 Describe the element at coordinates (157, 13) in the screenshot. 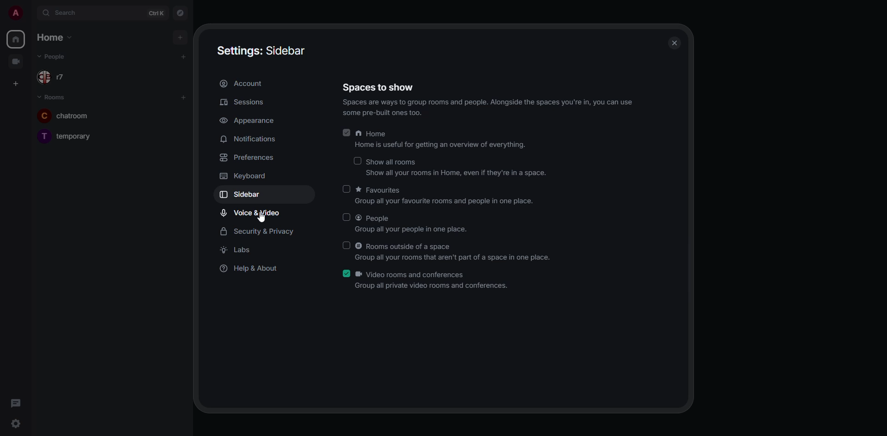

I see `ctrl K` at that location.